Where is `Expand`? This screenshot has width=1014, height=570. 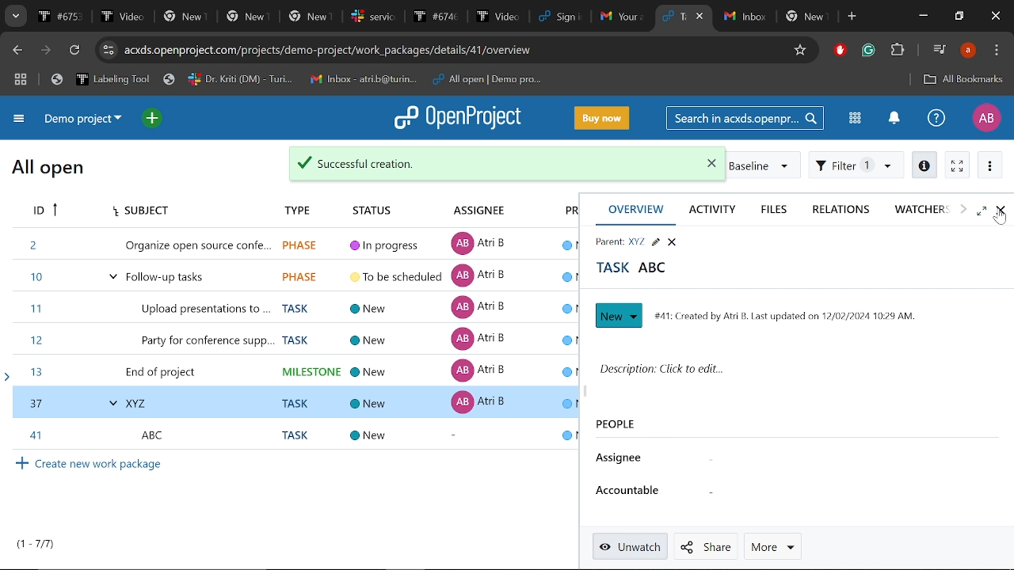
Expand is located at coordinates (983, 211).